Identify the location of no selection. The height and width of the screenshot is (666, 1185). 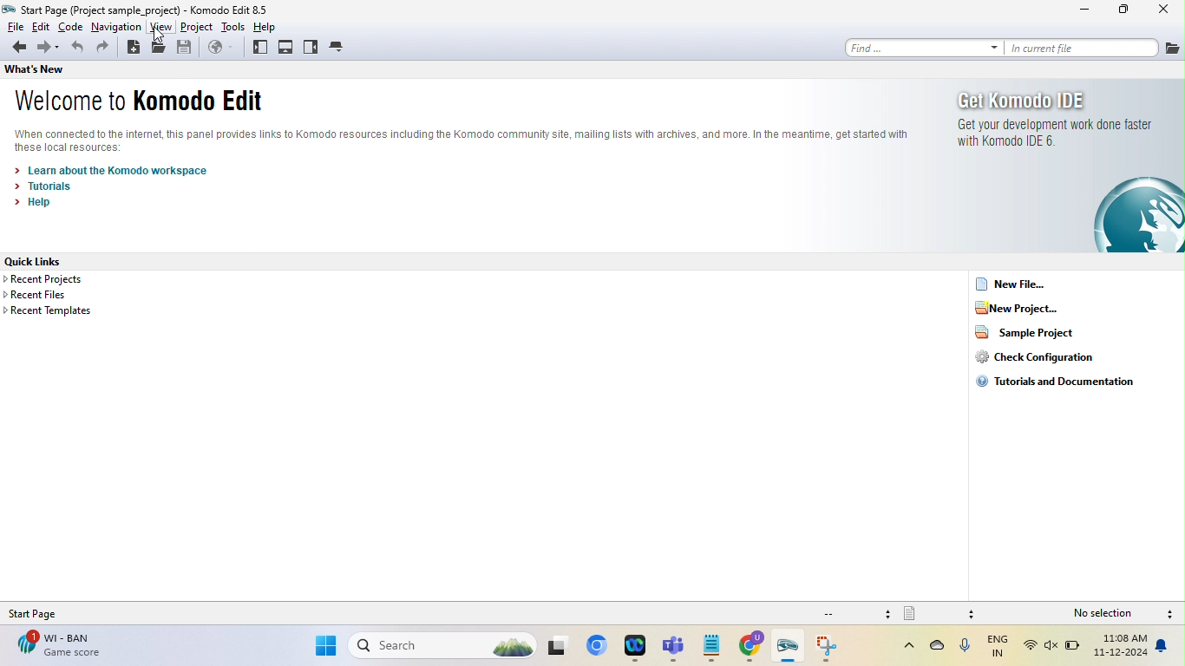
(1107, 614).